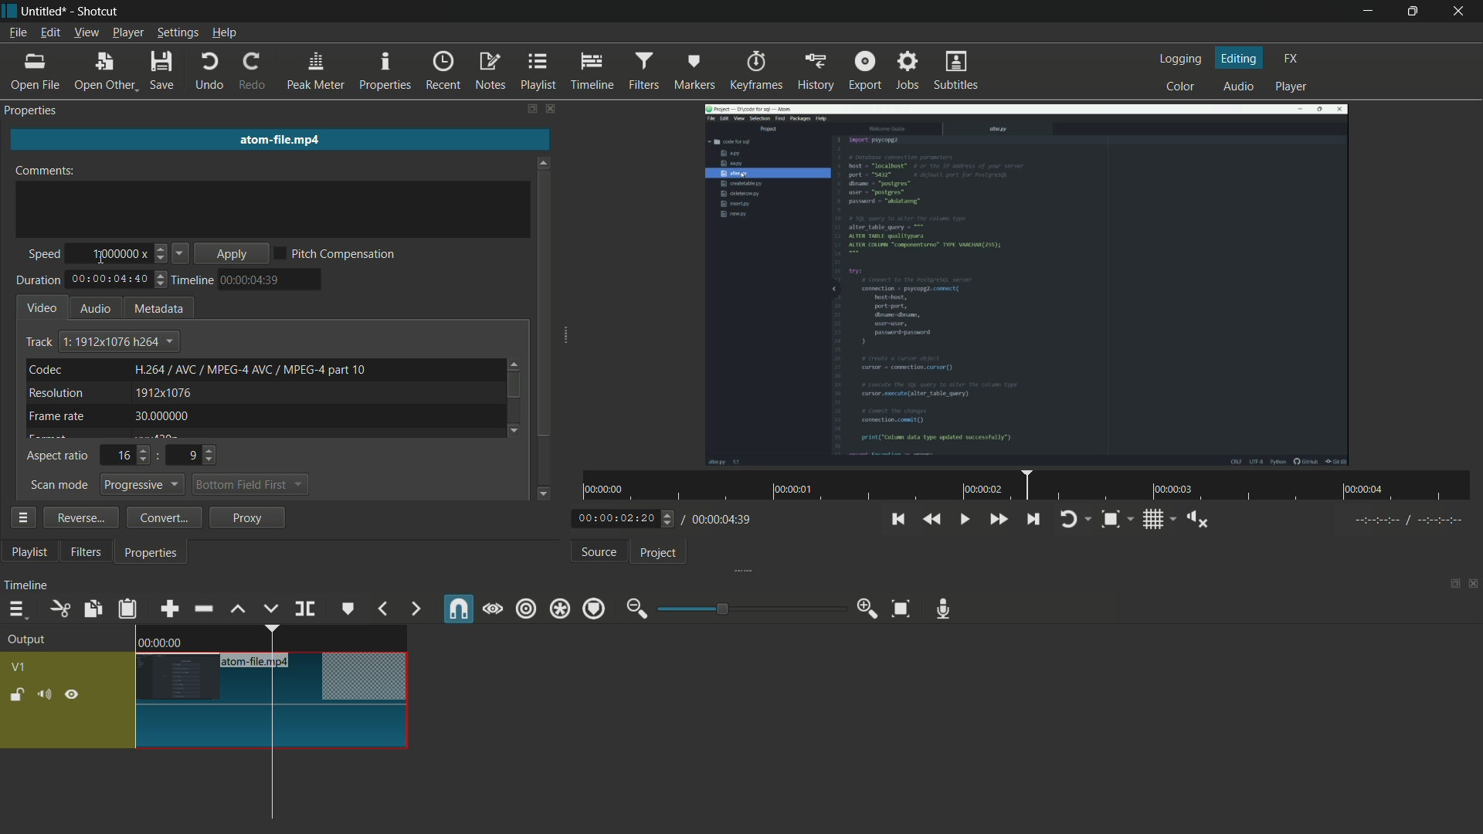  I want to click on peak meter, so click(314, 72).